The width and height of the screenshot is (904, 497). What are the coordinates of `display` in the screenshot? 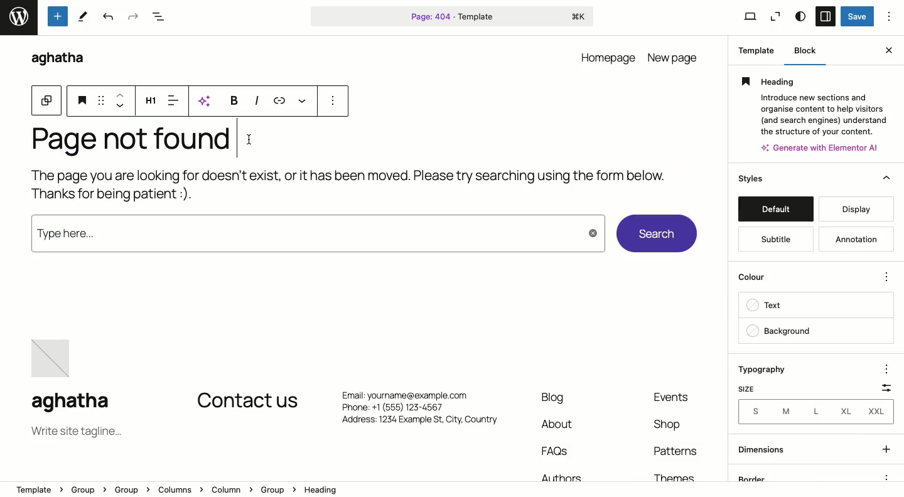 It's located at (860, 207).